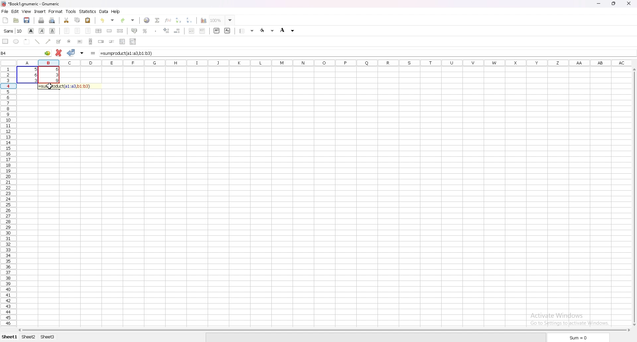 This screenshot has height=342, width=637. I want to click on sort descending, so click(189, 20).